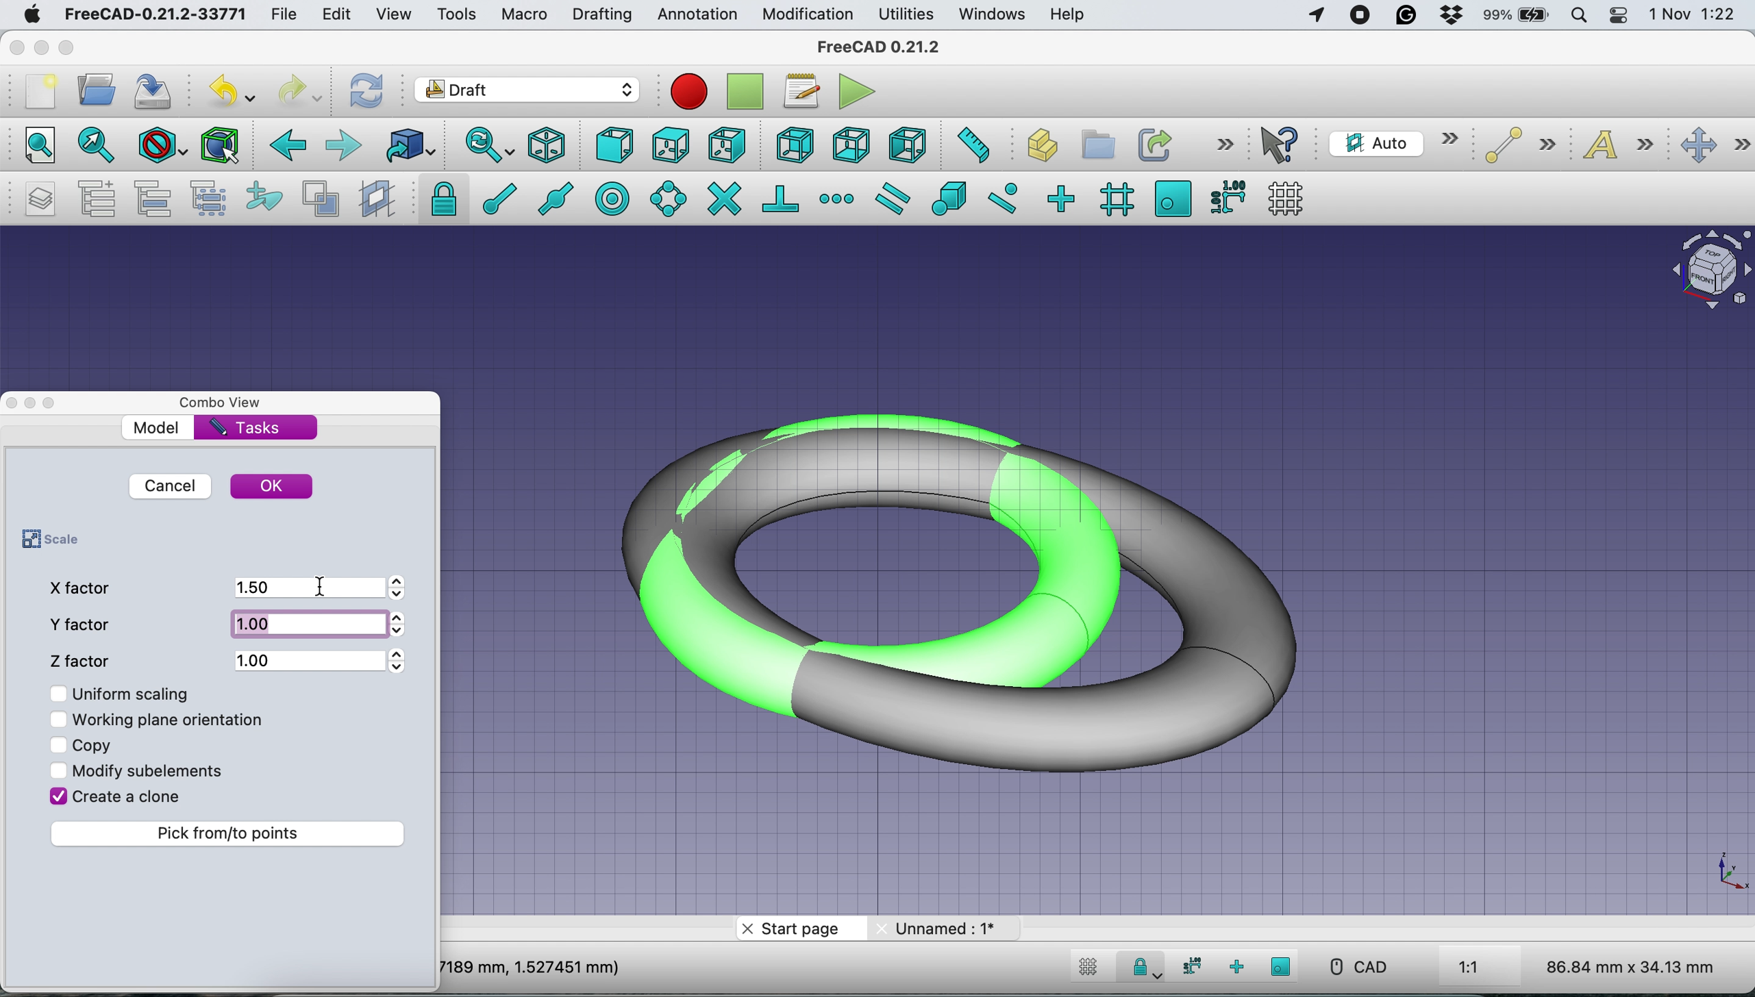 Image resolution: width=1755 pixels, height=997 pixels. I want to click on Switch between workbenches, so click(527, 91).